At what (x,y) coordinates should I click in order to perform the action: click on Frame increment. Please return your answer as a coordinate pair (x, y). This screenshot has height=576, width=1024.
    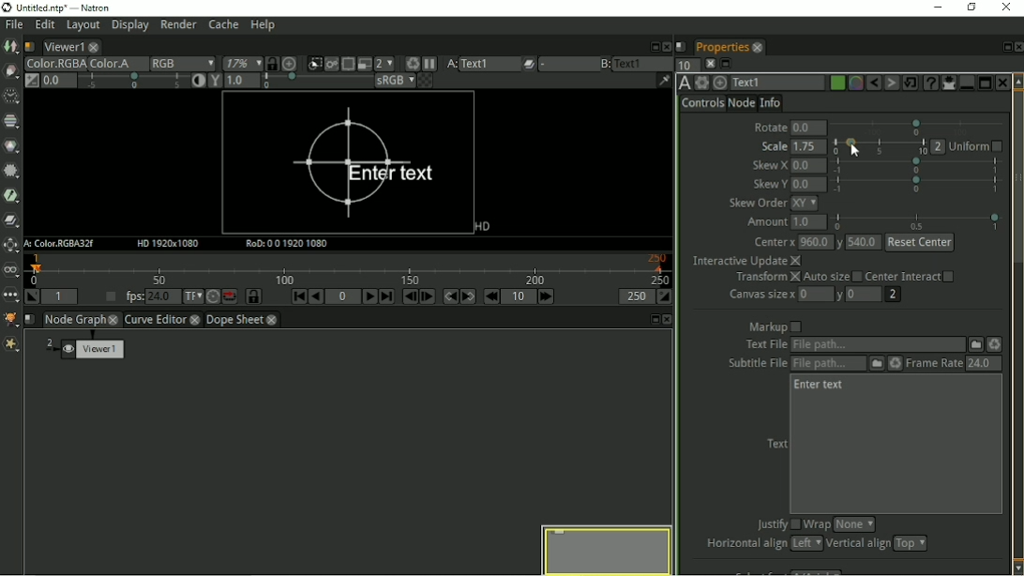
    Looking at the image, I should click on (519, 296).